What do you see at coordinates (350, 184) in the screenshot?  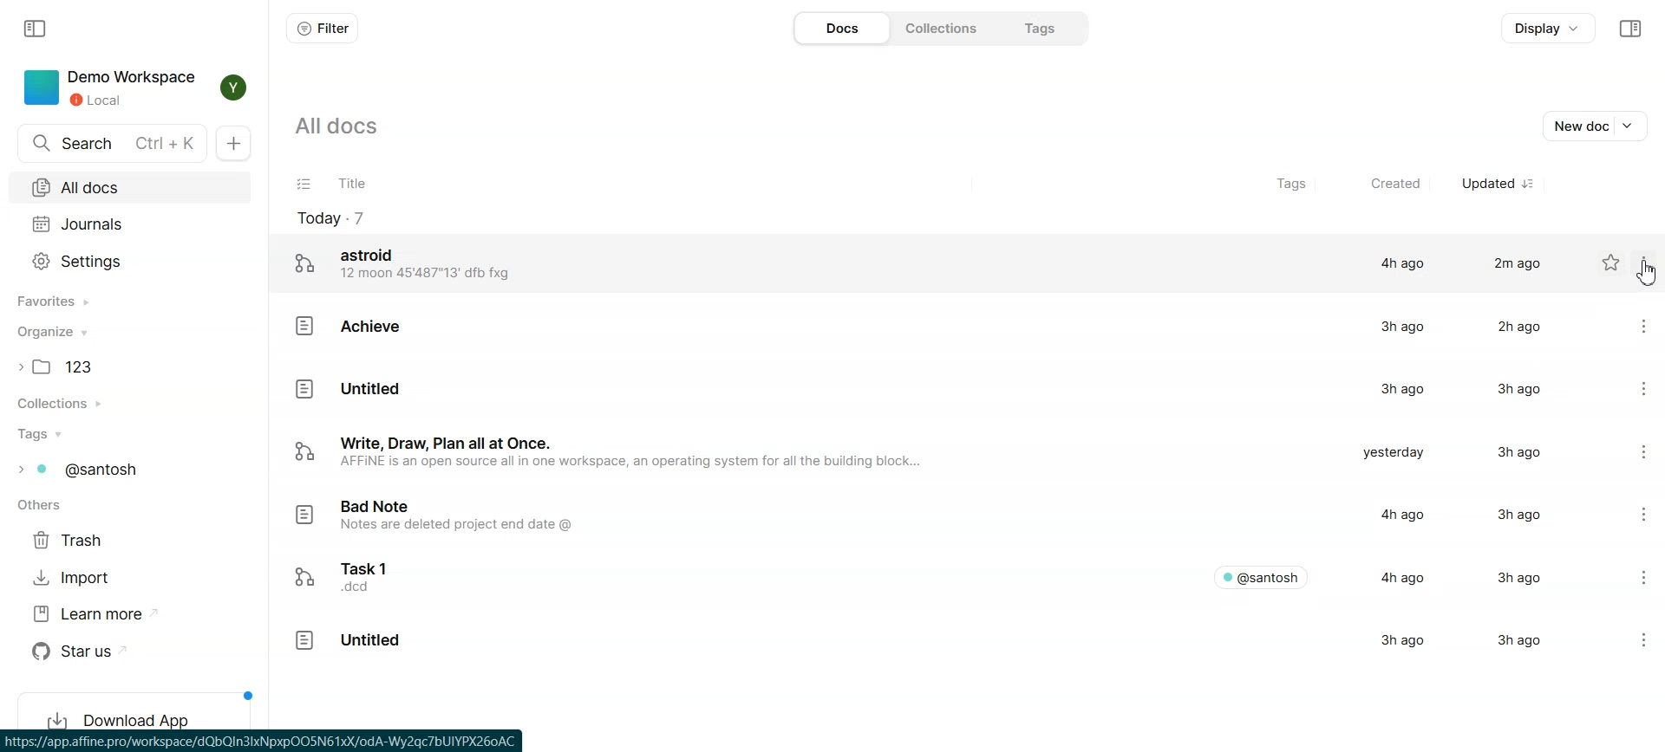 I see `Title` at bounding box center [350, 184].